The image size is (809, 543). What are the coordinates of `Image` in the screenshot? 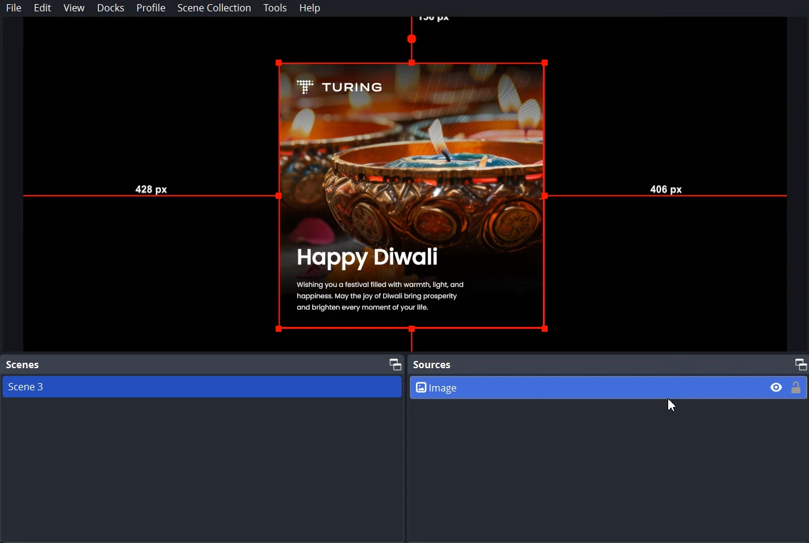 It's located at (609, 387).